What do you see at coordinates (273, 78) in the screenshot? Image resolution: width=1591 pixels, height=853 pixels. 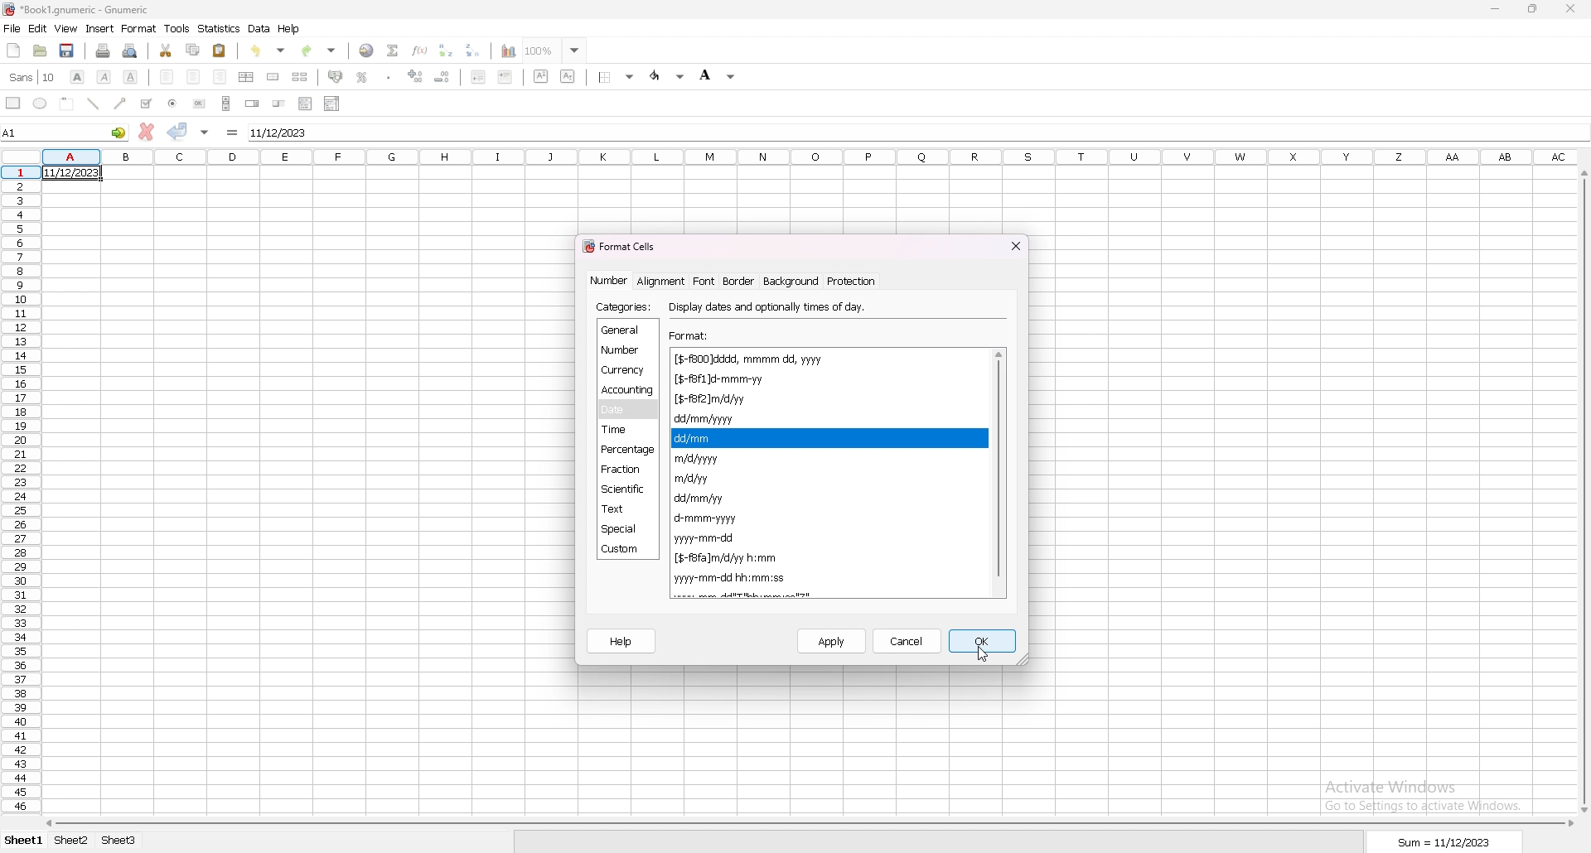 I see `merge cells` at bounding box center [273, 78].